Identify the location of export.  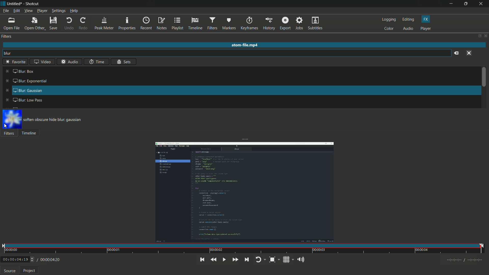
(284, 24).